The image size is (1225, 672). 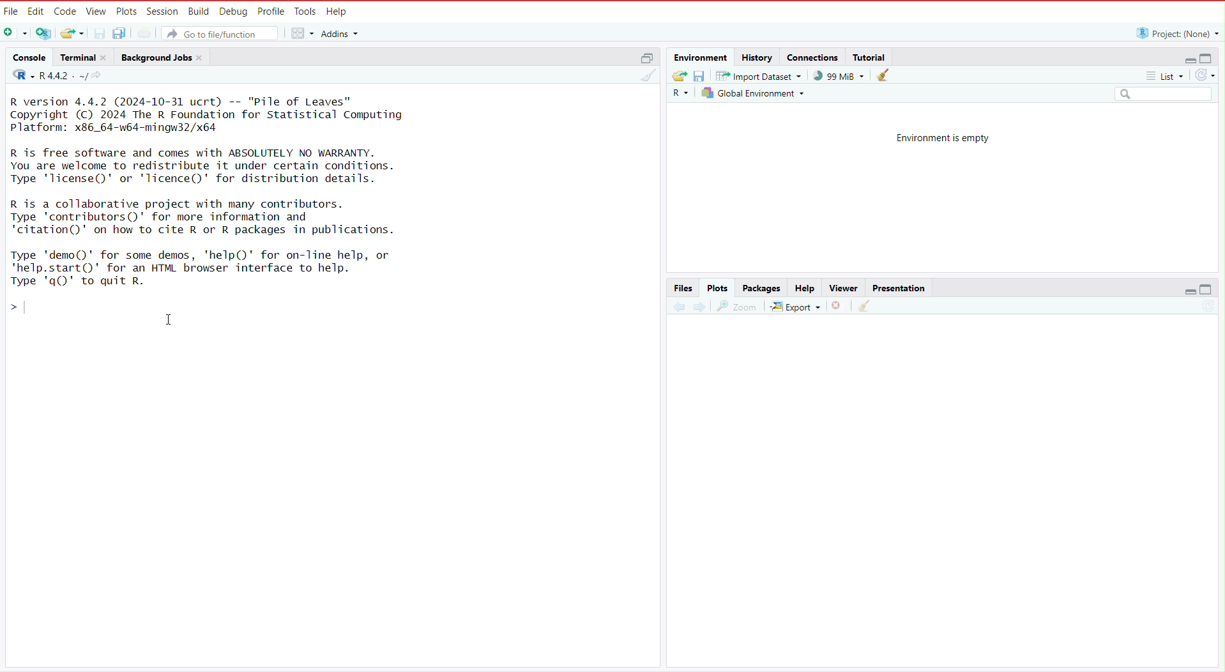 What do you see at coordinates (107, 57) in the screenshot?
I see `close` at bounding box center [107, 57].